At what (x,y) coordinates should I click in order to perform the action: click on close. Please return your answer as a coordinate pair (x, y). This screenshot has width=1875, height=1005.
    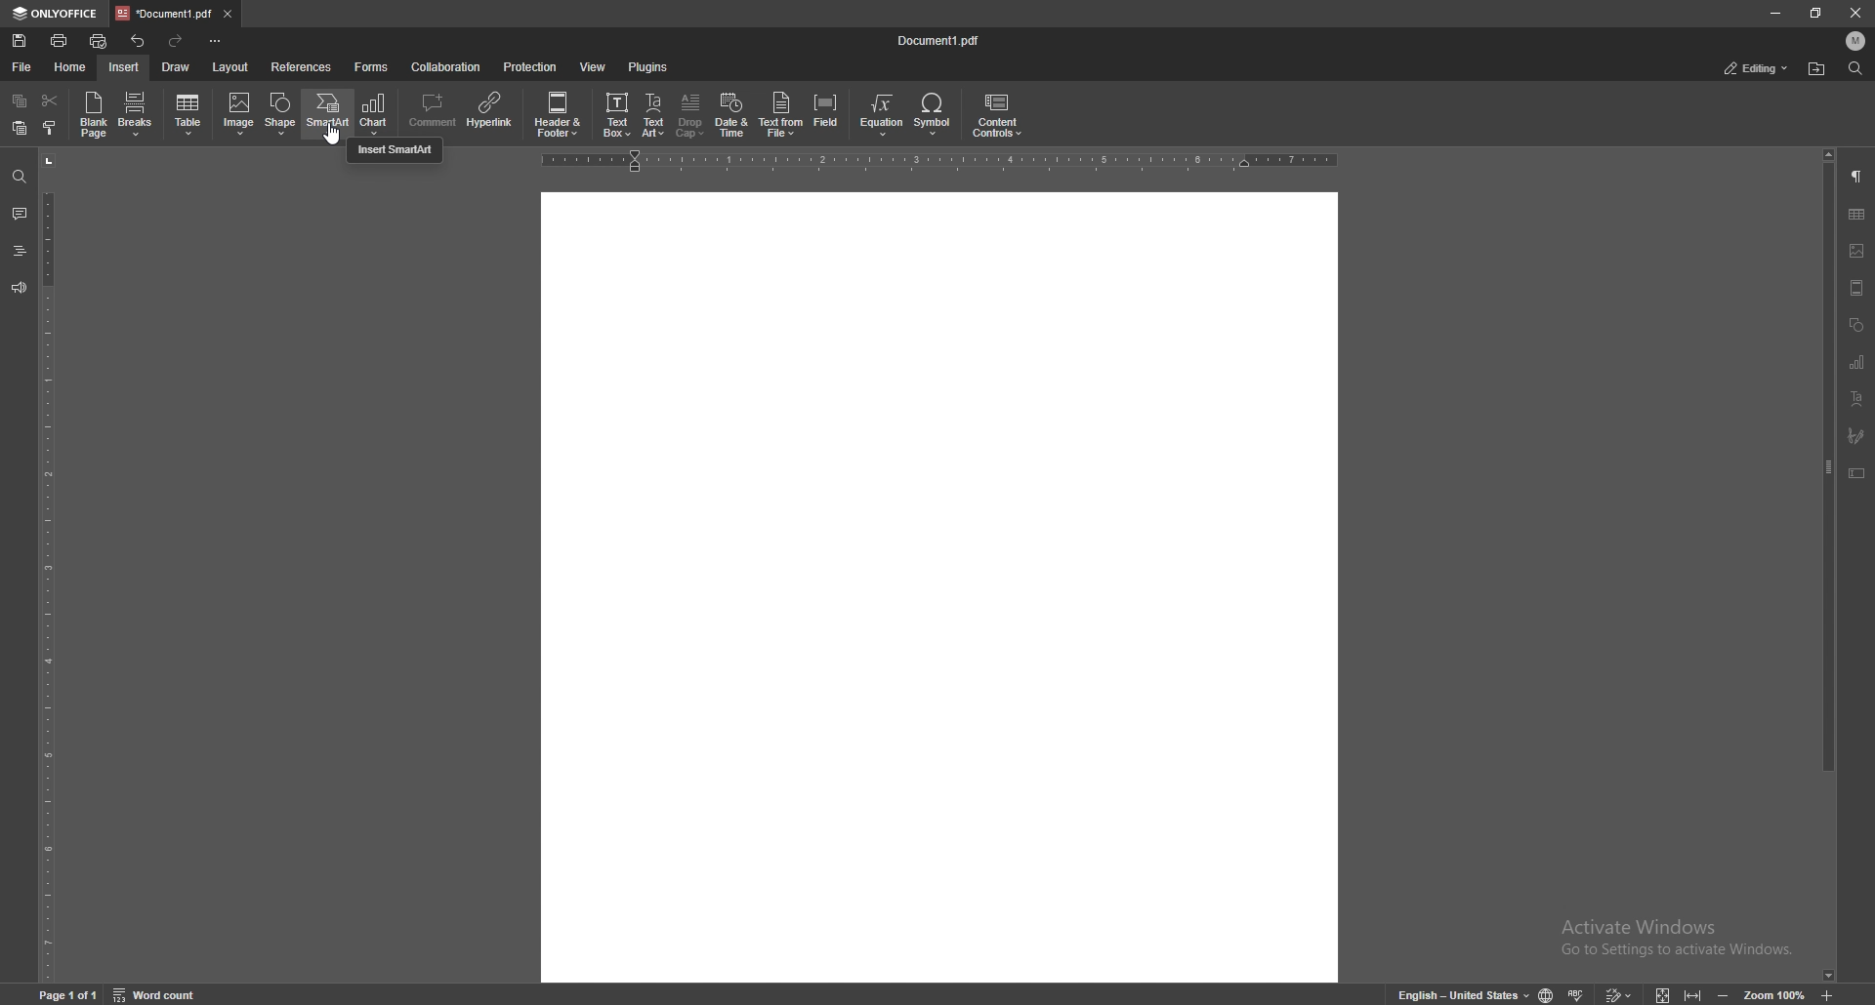
    Looking at the image, I should click on (1854, 13).